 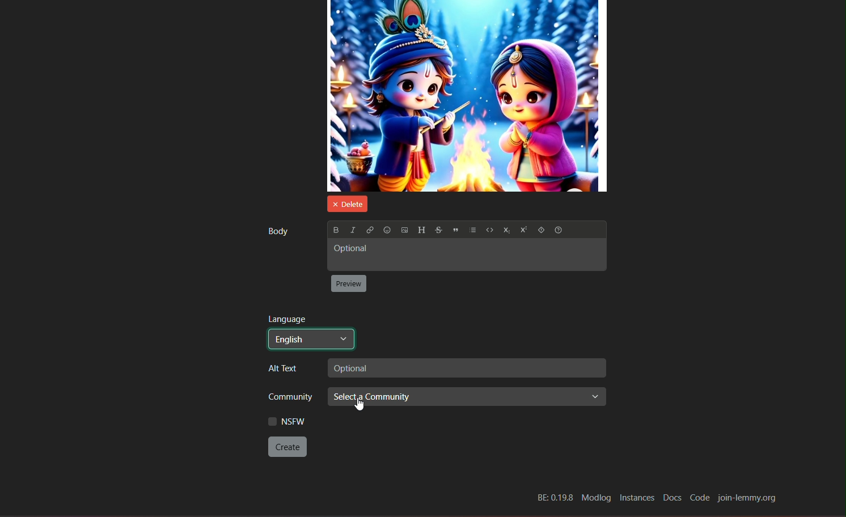 I want to click on Delete, so click(x=345, y=203).